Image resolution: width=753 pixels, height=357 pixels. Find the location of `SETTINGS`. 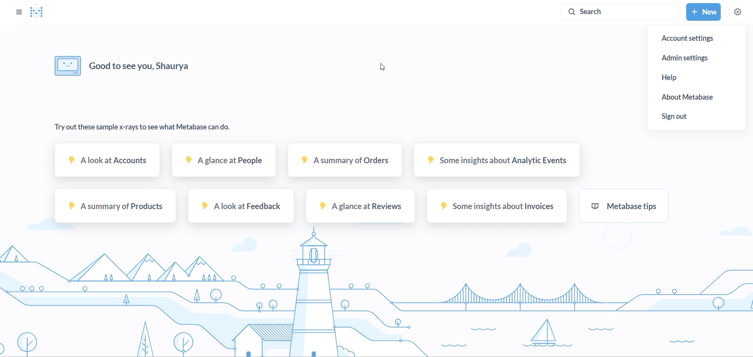

SETTINGS is located at coordinates (738, 12).